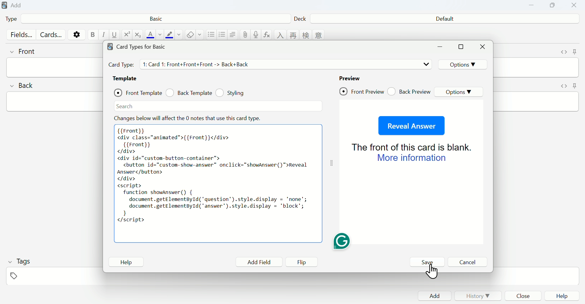  Describe the element at coordinates (160, 35) in the screenshot. I see `change color` at that location.